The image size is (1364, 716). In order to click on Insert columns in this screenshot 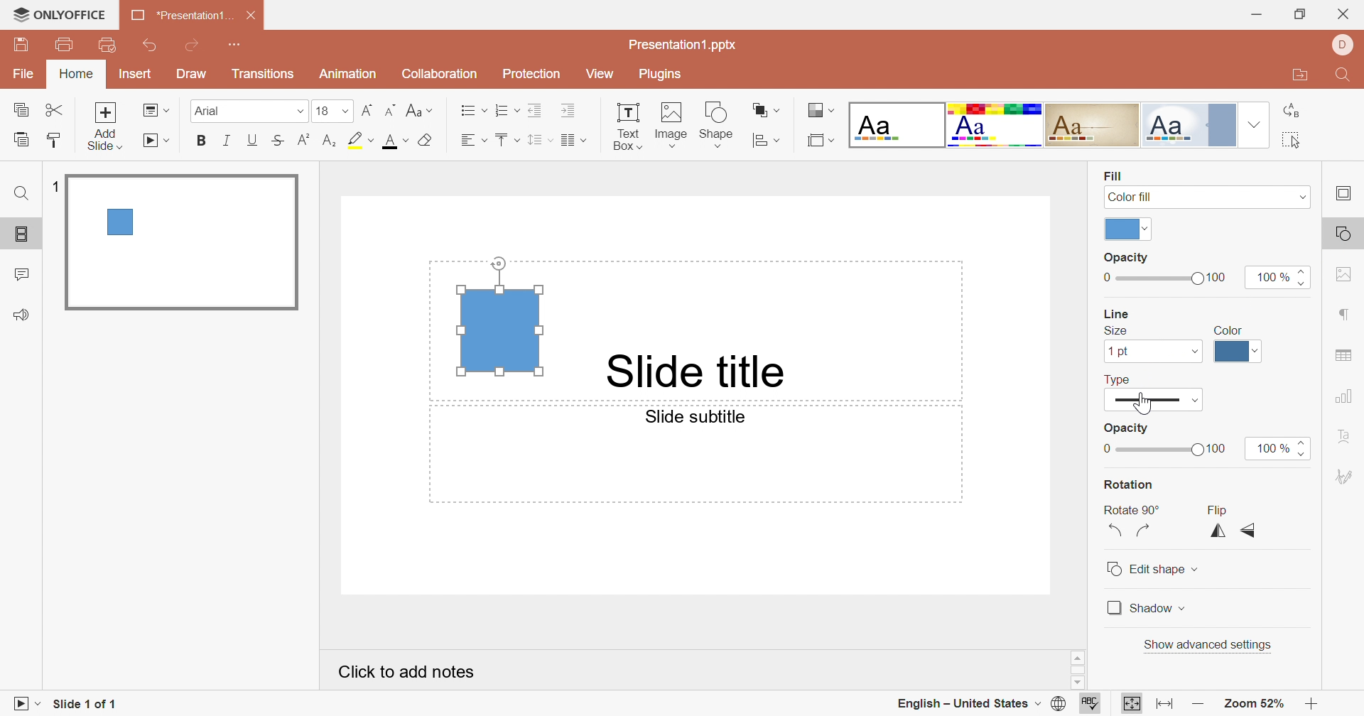, I will do `click(573, 141)`.